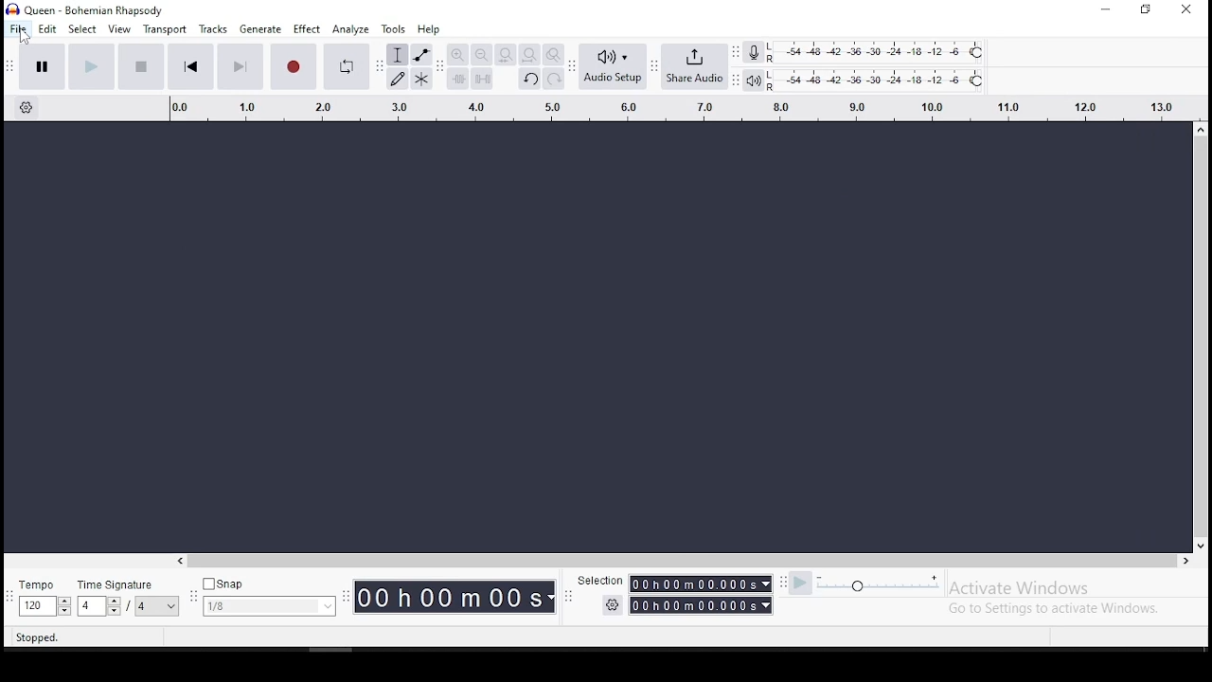  I want to click on restore, so click(1148, 9).